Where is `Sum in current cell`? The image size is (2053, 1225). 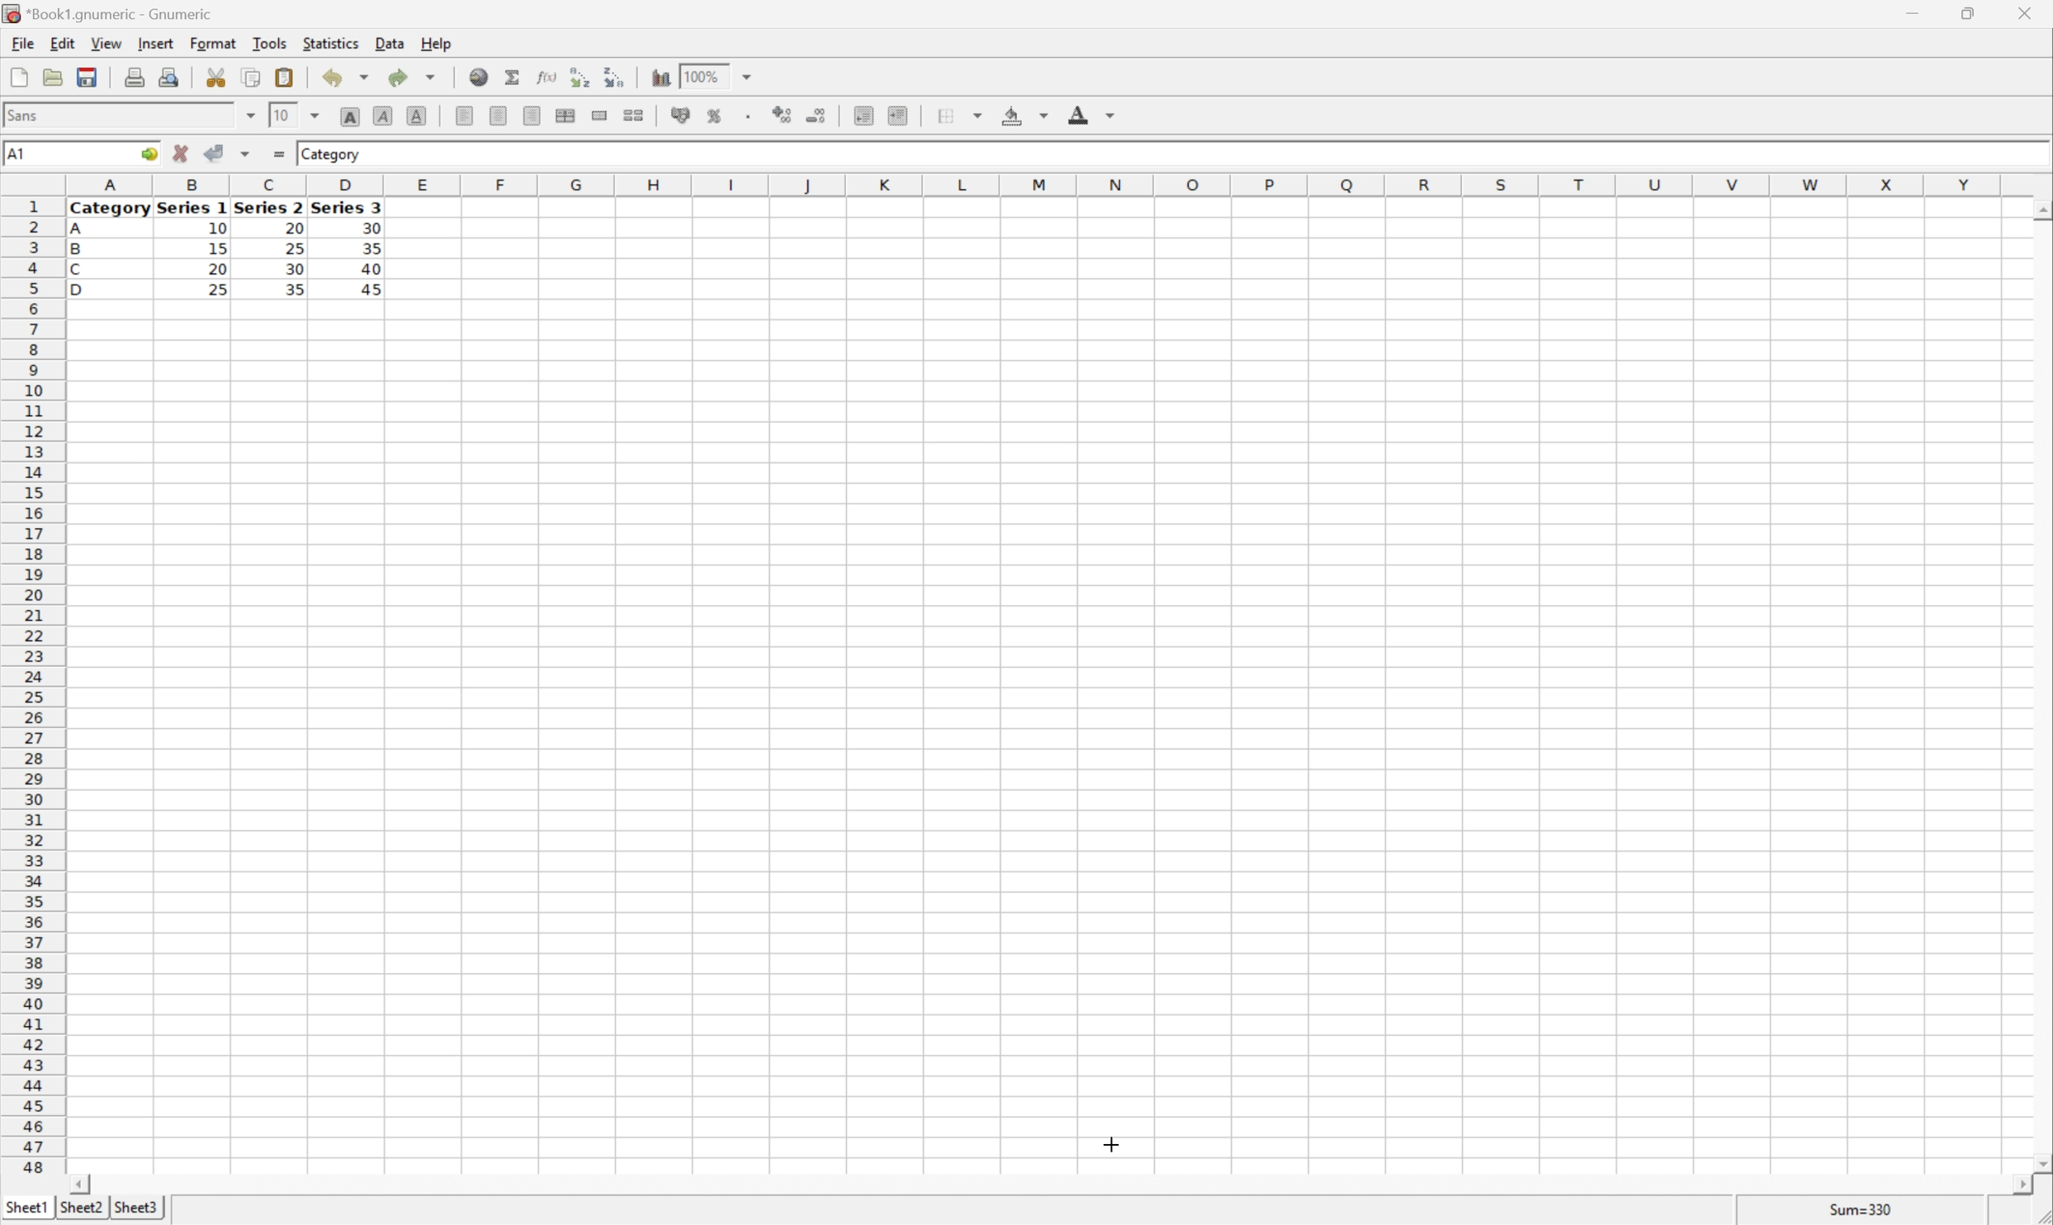 Sum in current cell is located at coordinates (514, 77).